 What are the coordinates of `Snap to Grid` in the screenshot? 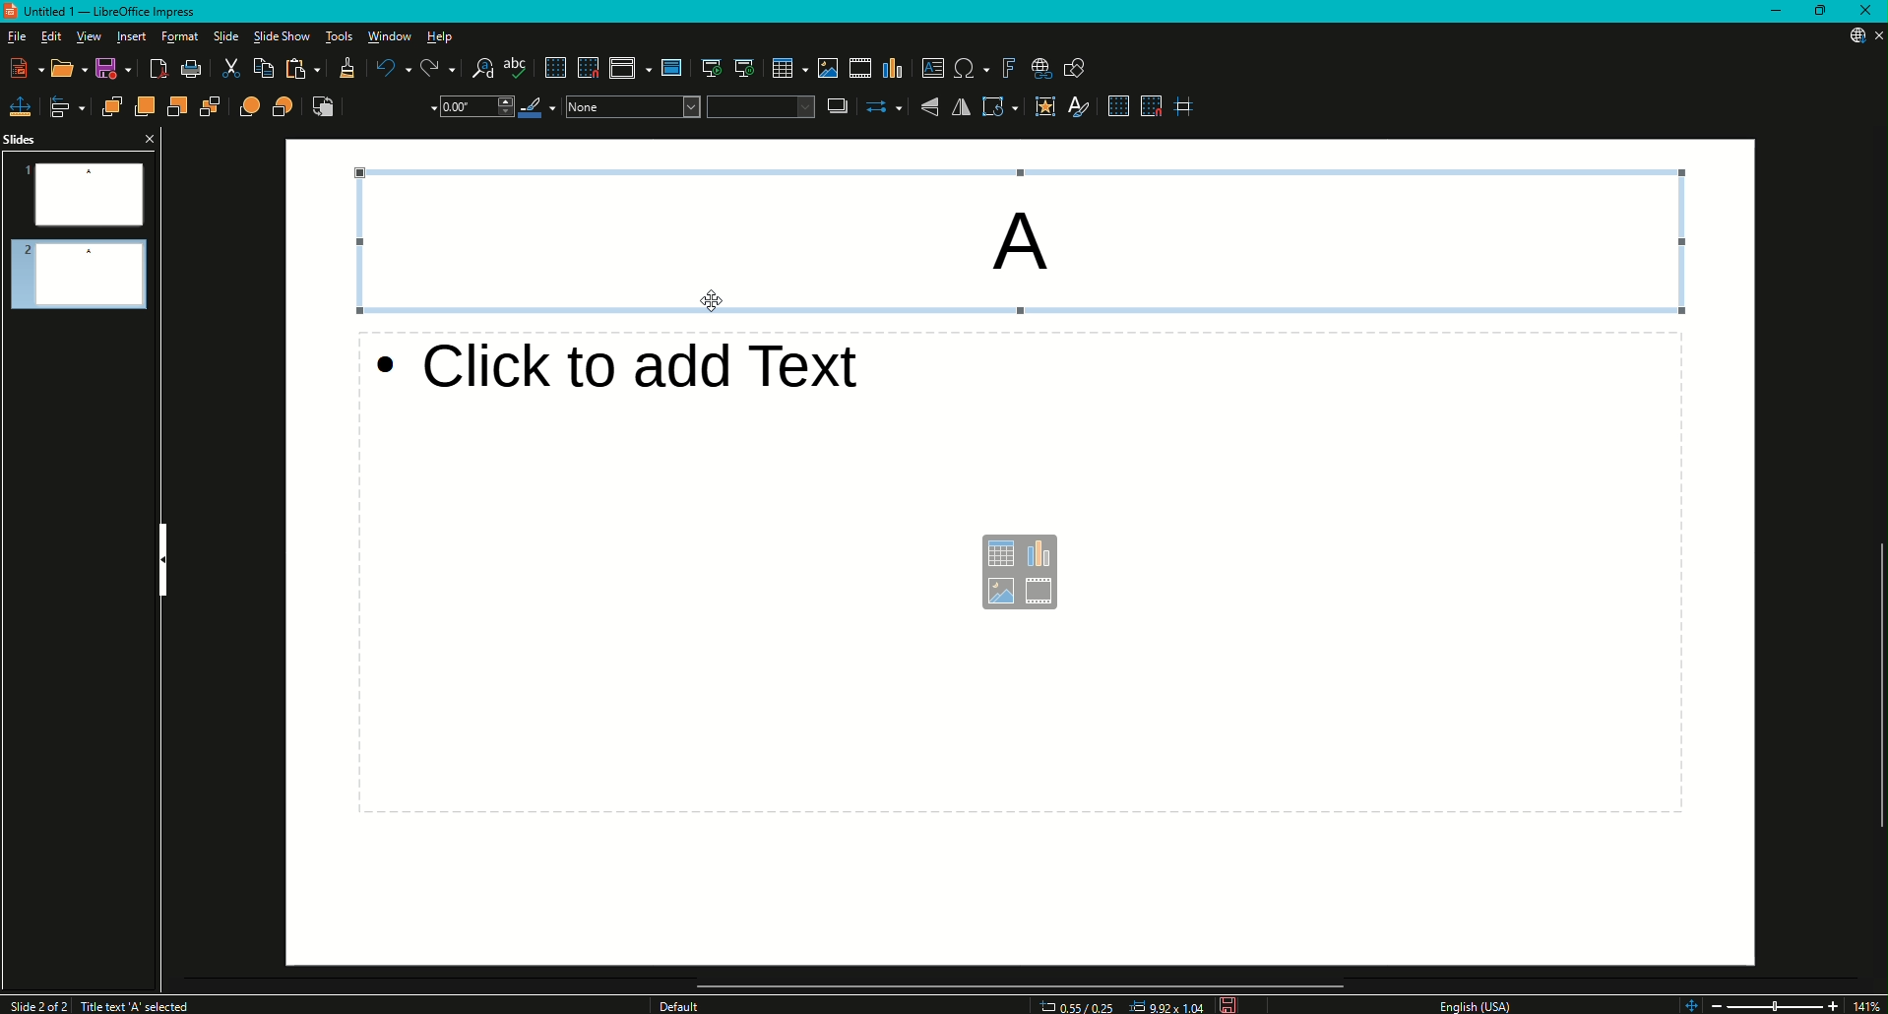 It's located at (585, 65).